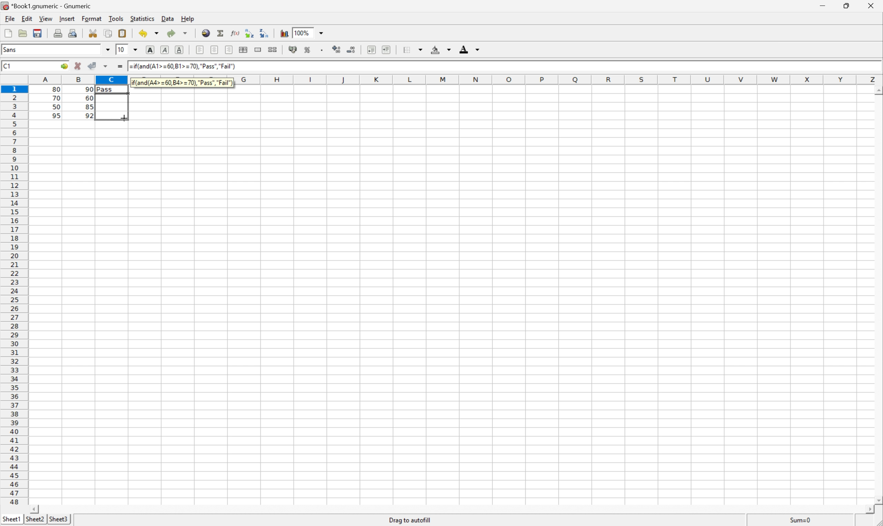 The width and height of the screenshot is (883, 526). What do you see at coordinates (59, 519) in the screenshot?
I see `Sheet3` at bounding box center [59, 519].